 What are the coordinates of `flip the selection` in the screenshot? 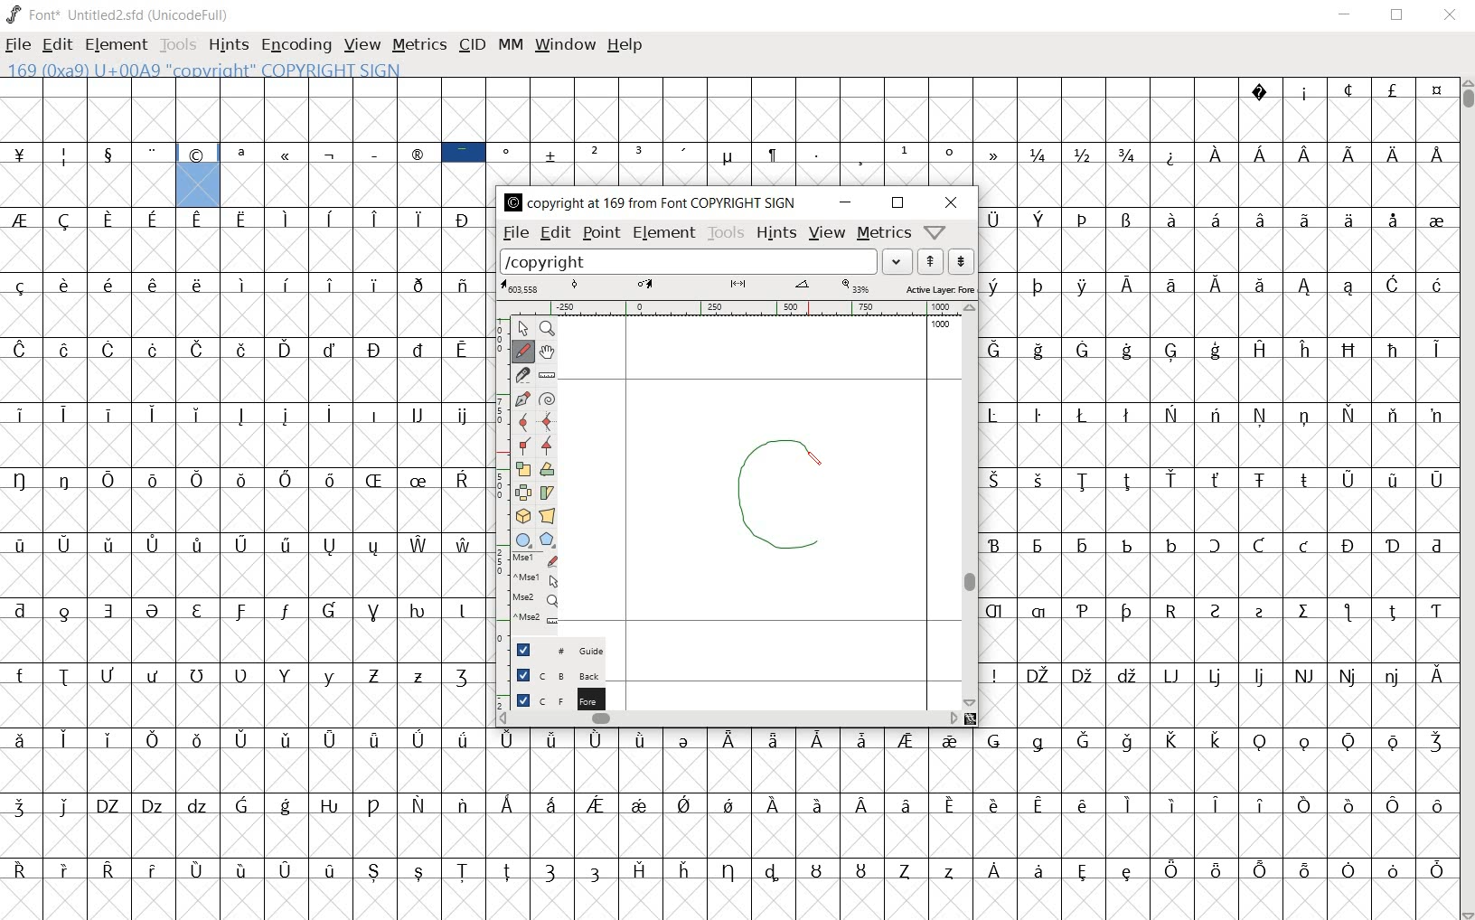 It's located at (524, 493).